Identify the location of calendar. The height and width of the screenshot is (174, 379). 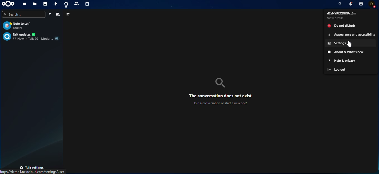
(88, 5).